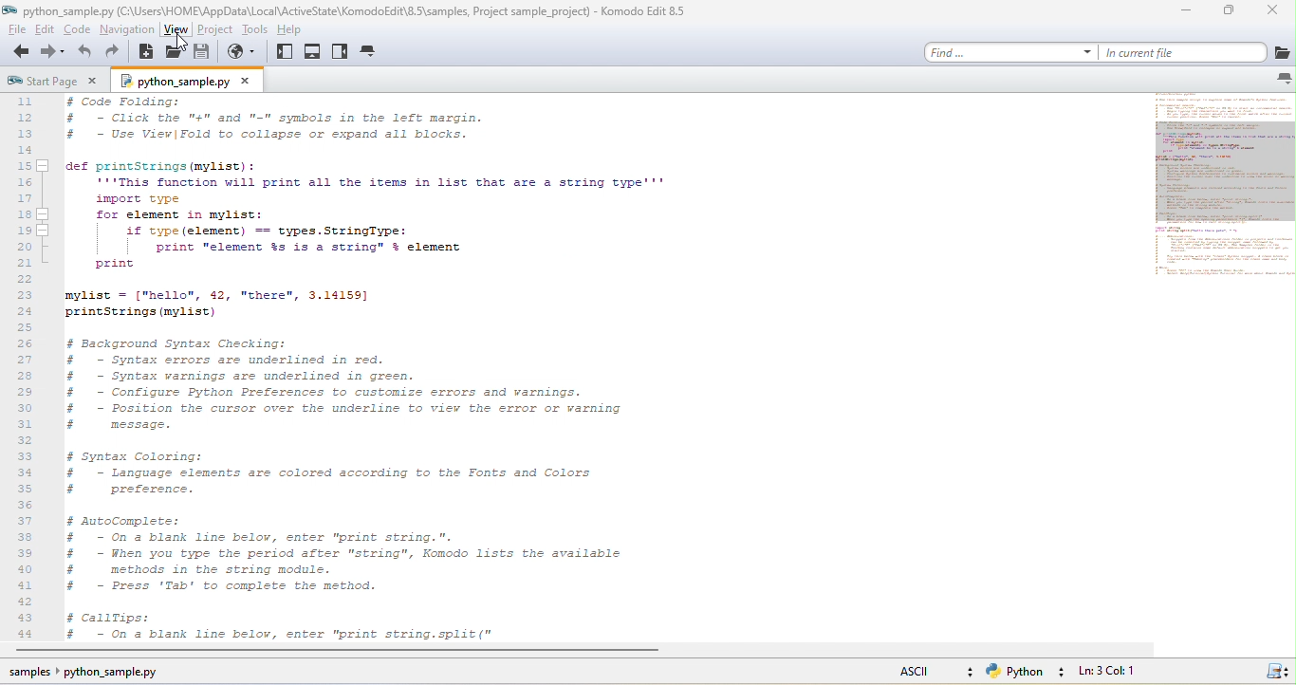 Image resolution: width=1296 pixels, height=685 pixels. Describe the element at coordinates (188, 83) in the screenshot. I see `python sample` at that location.